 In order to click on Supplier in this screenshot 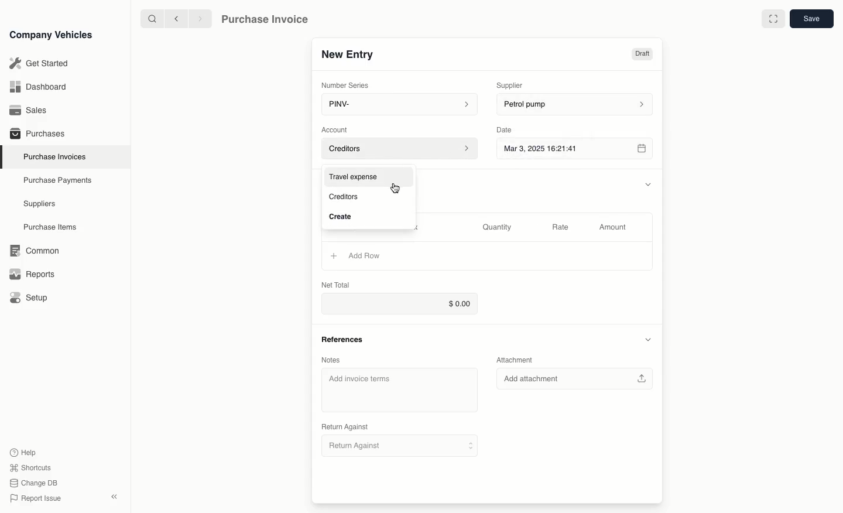, I will do `click(518, 84)`.